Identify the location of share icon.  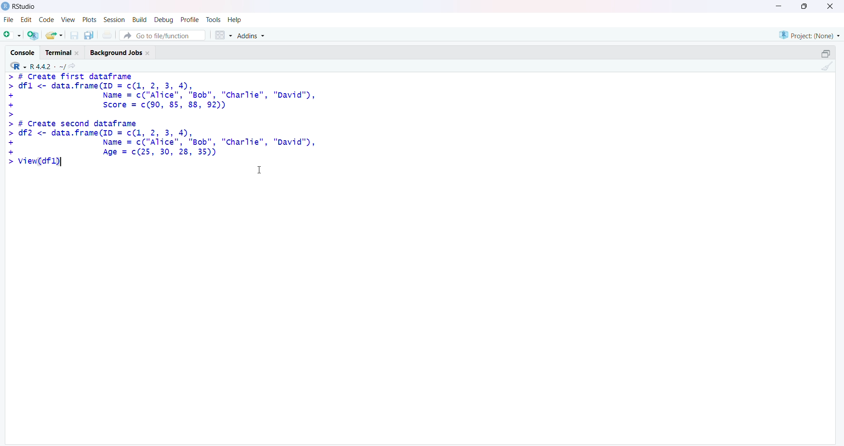
(73, 66).